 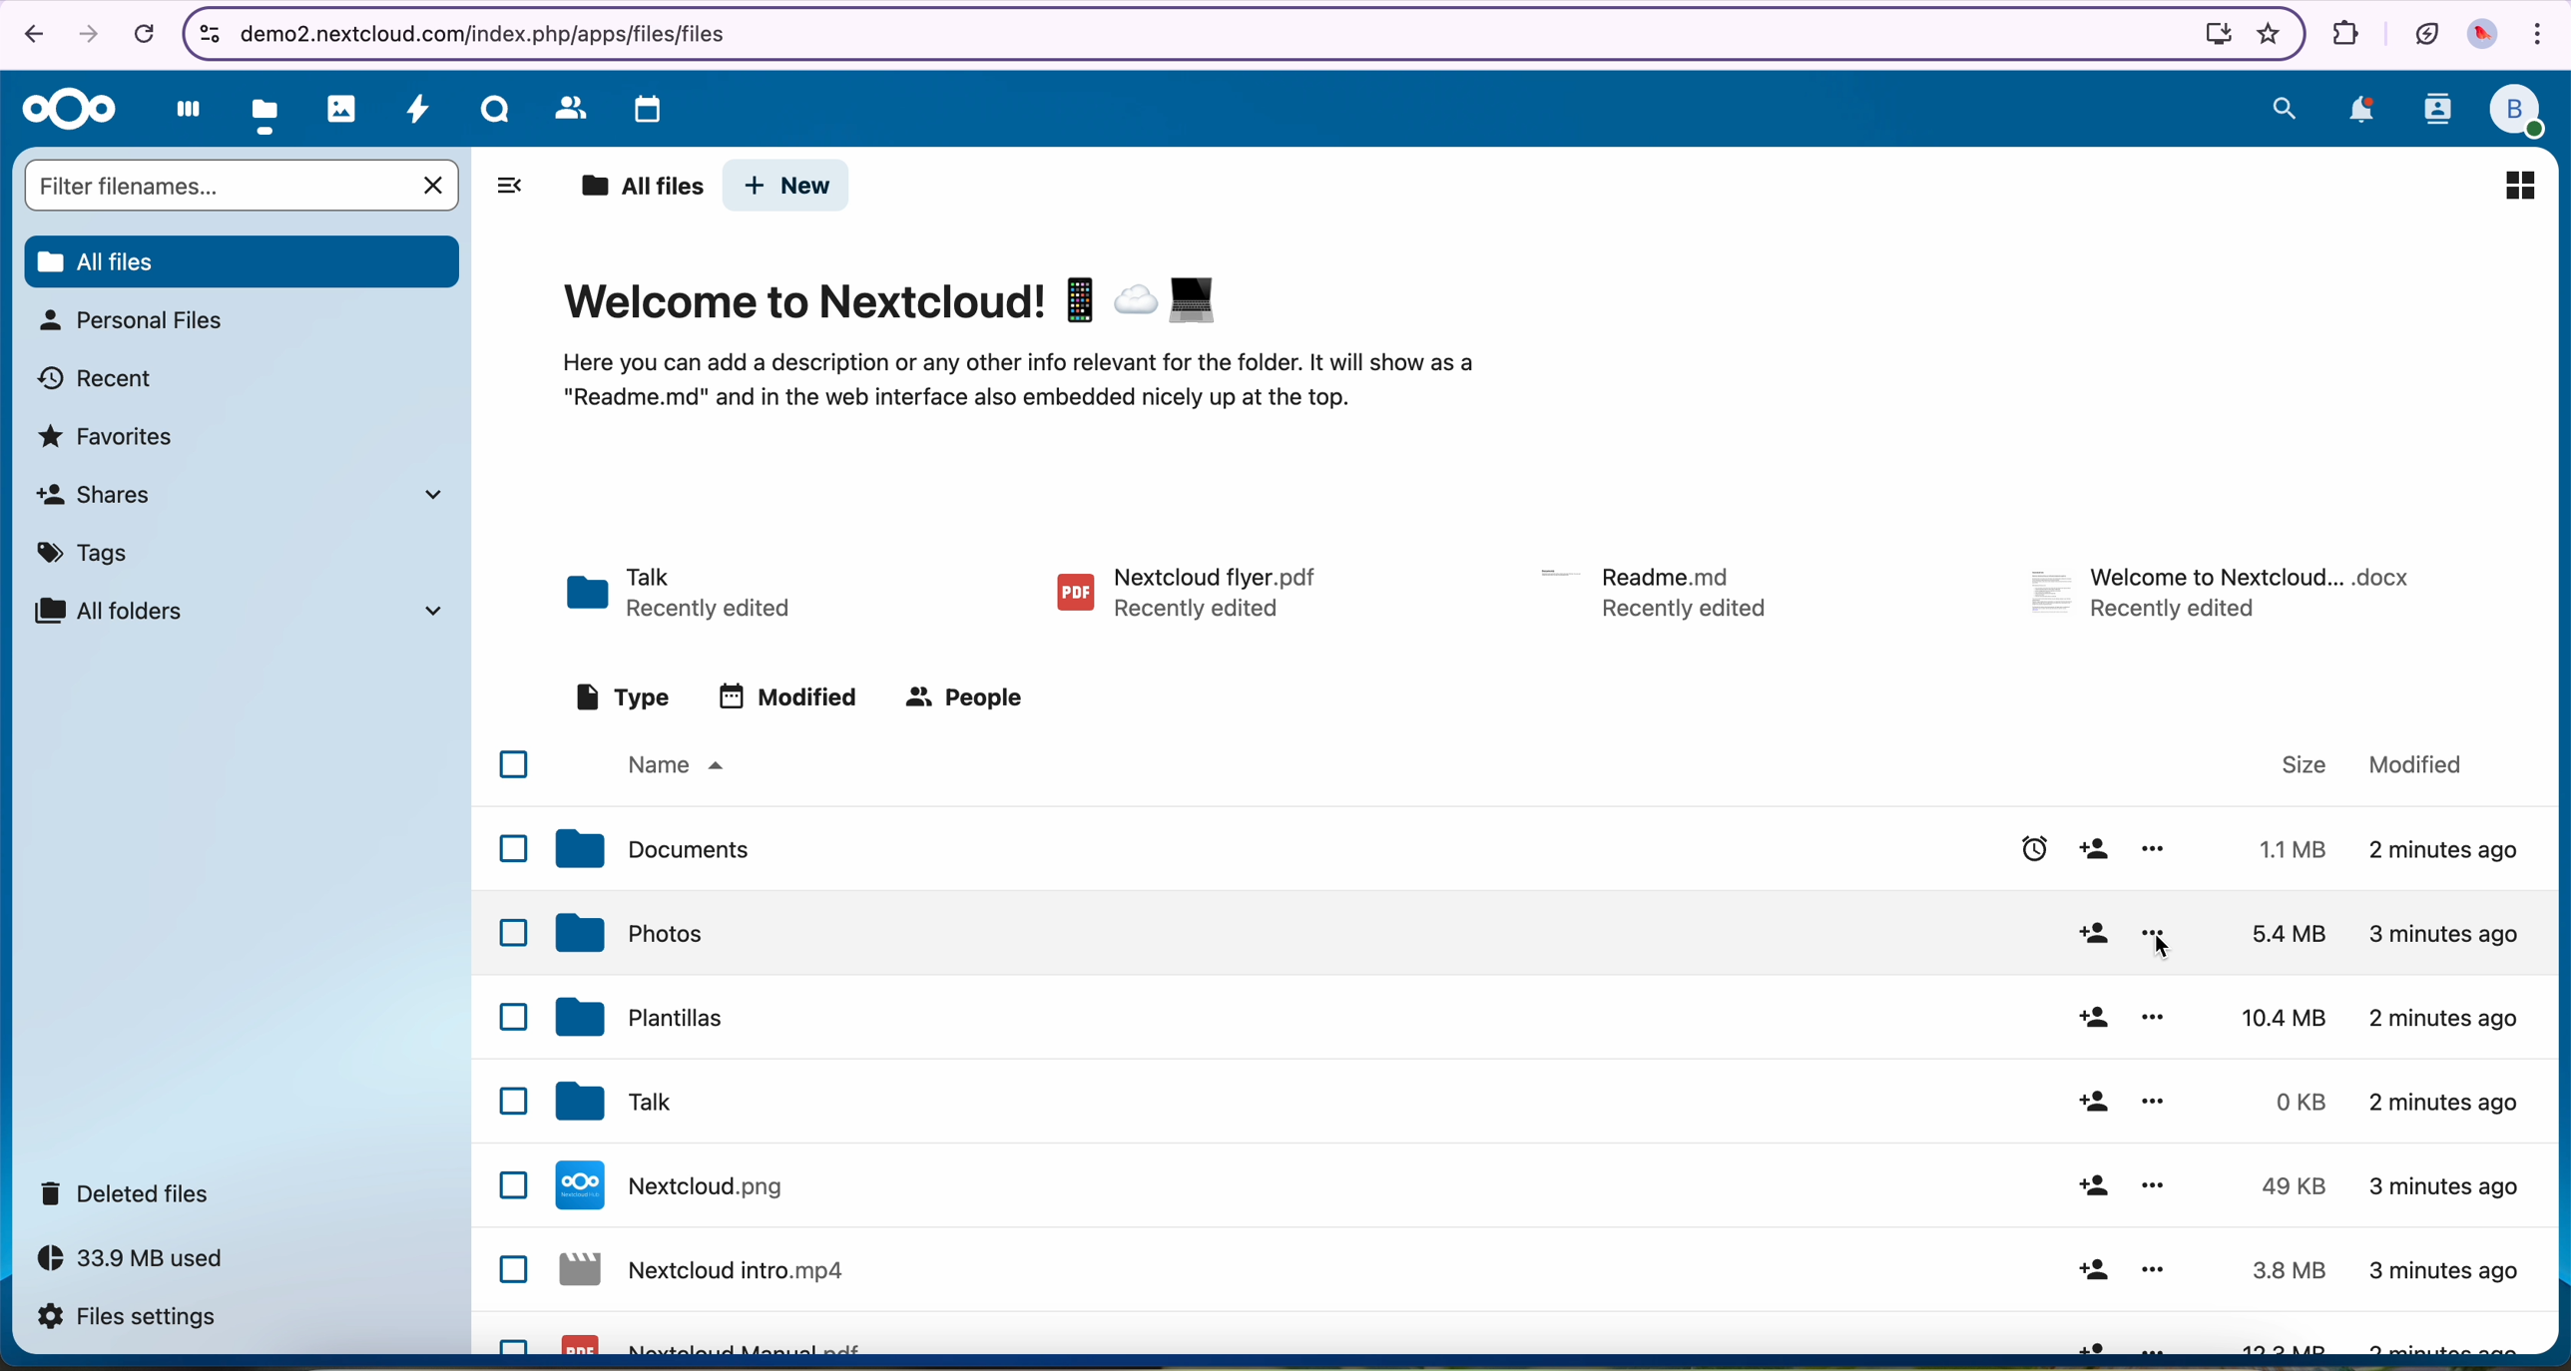 I want to click on 5.4, so click(x=2298, y=933).